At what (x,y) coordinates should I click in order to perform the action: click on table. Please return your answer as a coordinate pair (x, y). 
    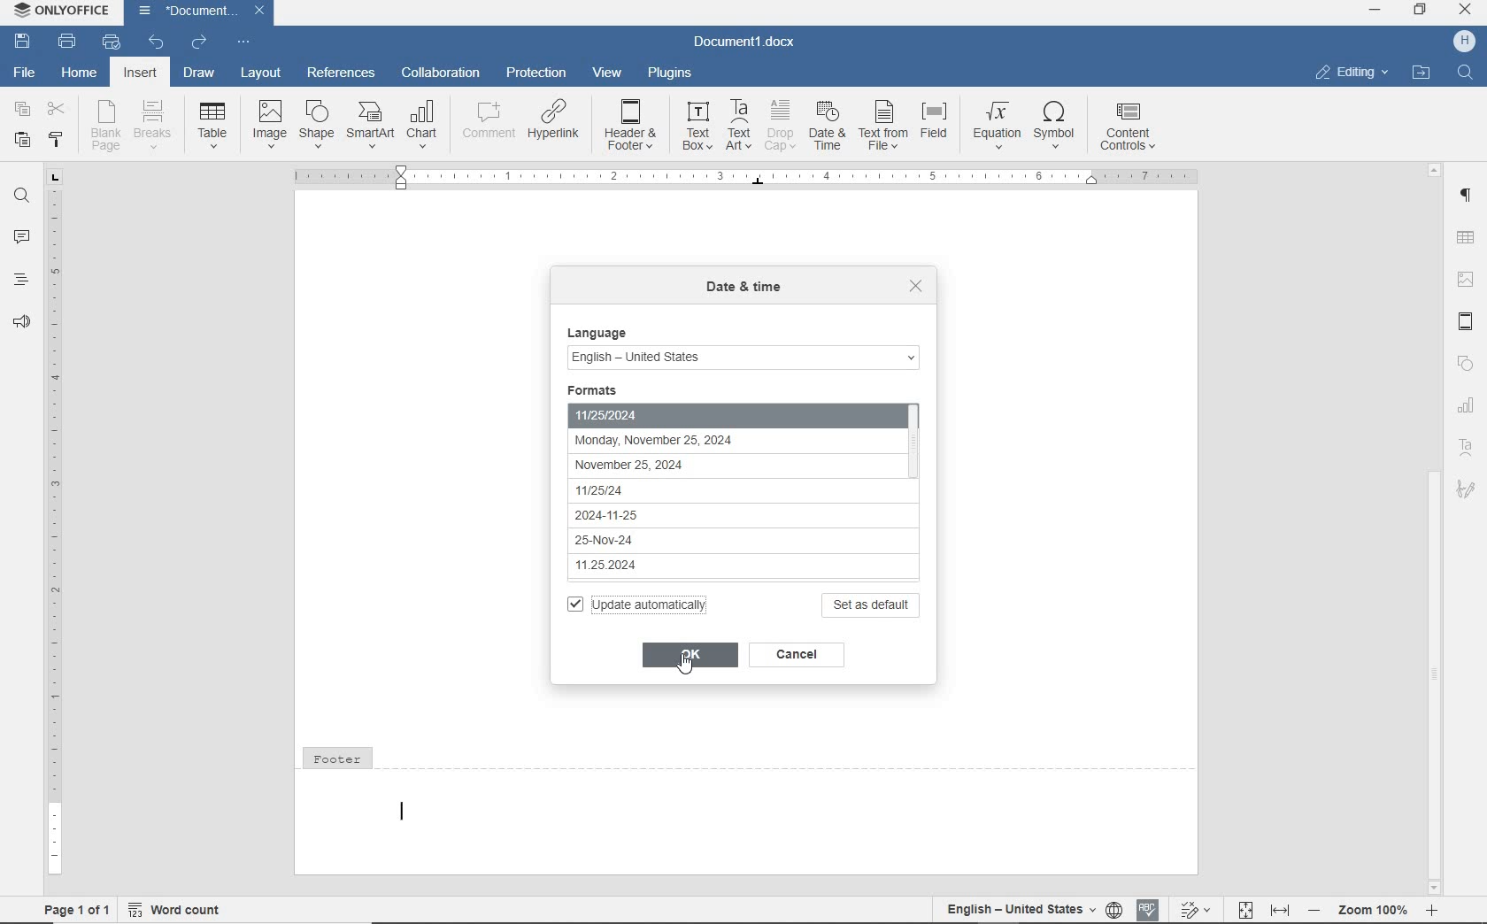
    Looking at the image, I should click on (214, 122).